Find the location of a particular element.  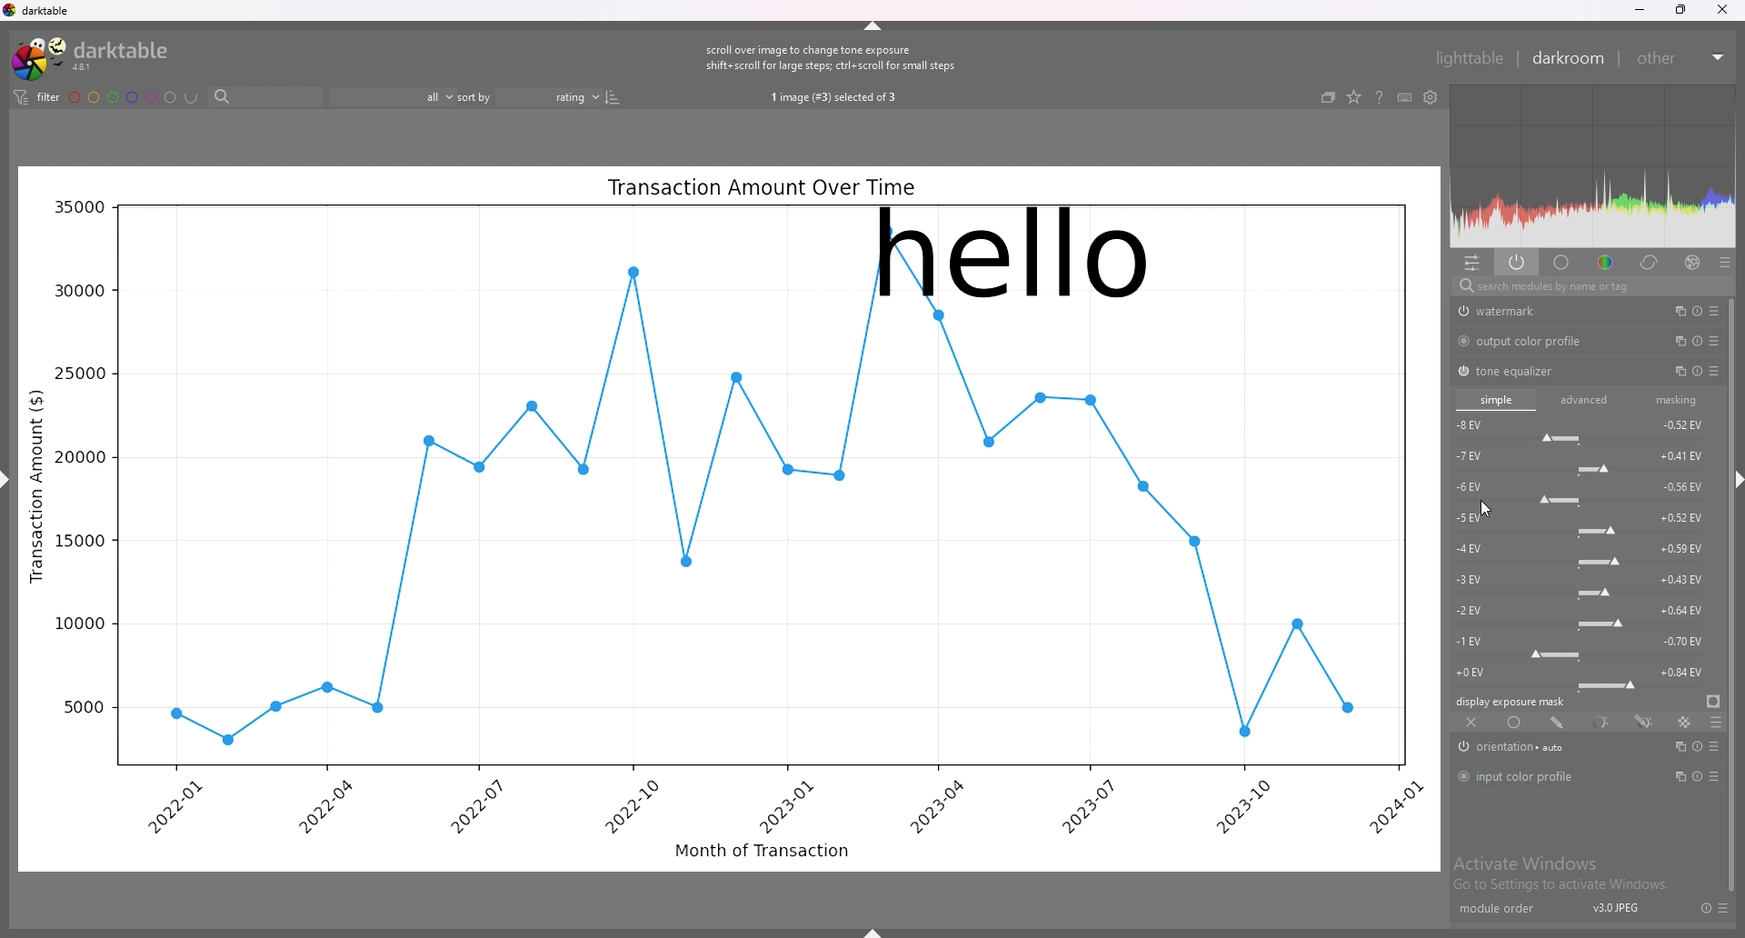

-4 EV force is located at coordinates (1583, 554).